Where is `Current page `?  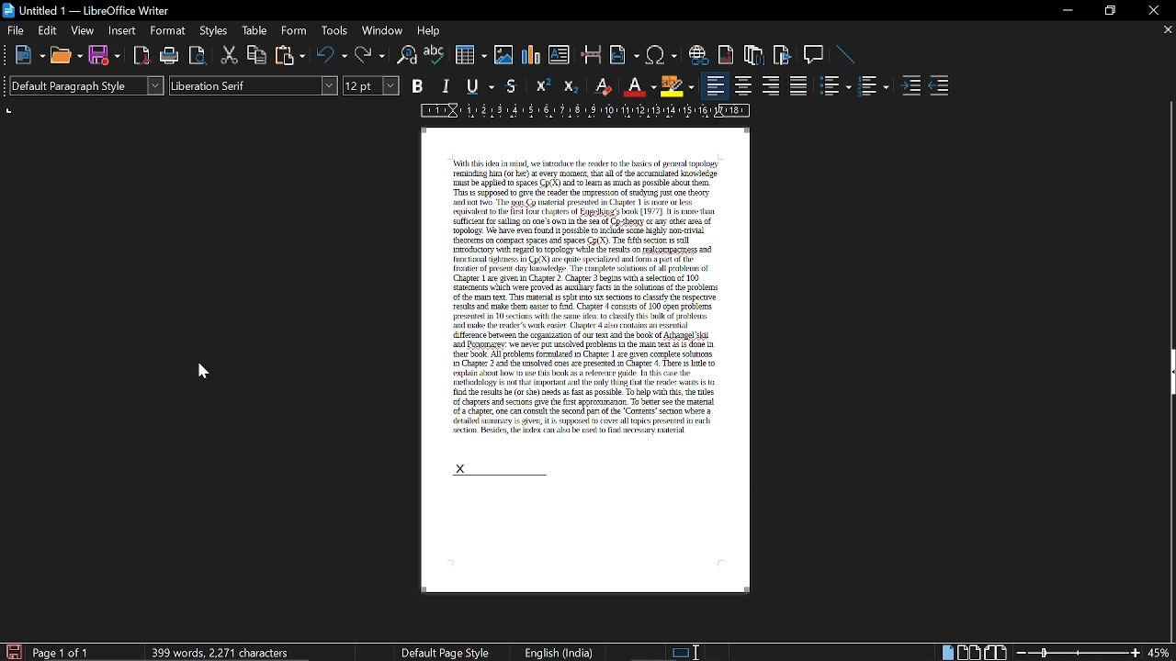 Current page  is located at coordinates (579, 281).